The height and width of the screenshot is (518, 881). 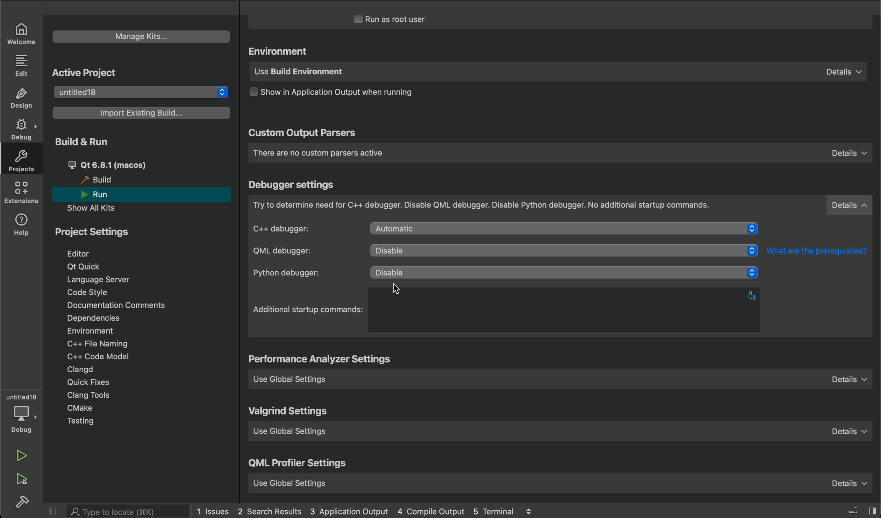 I want to click on active project, so click(x=85, y=73).